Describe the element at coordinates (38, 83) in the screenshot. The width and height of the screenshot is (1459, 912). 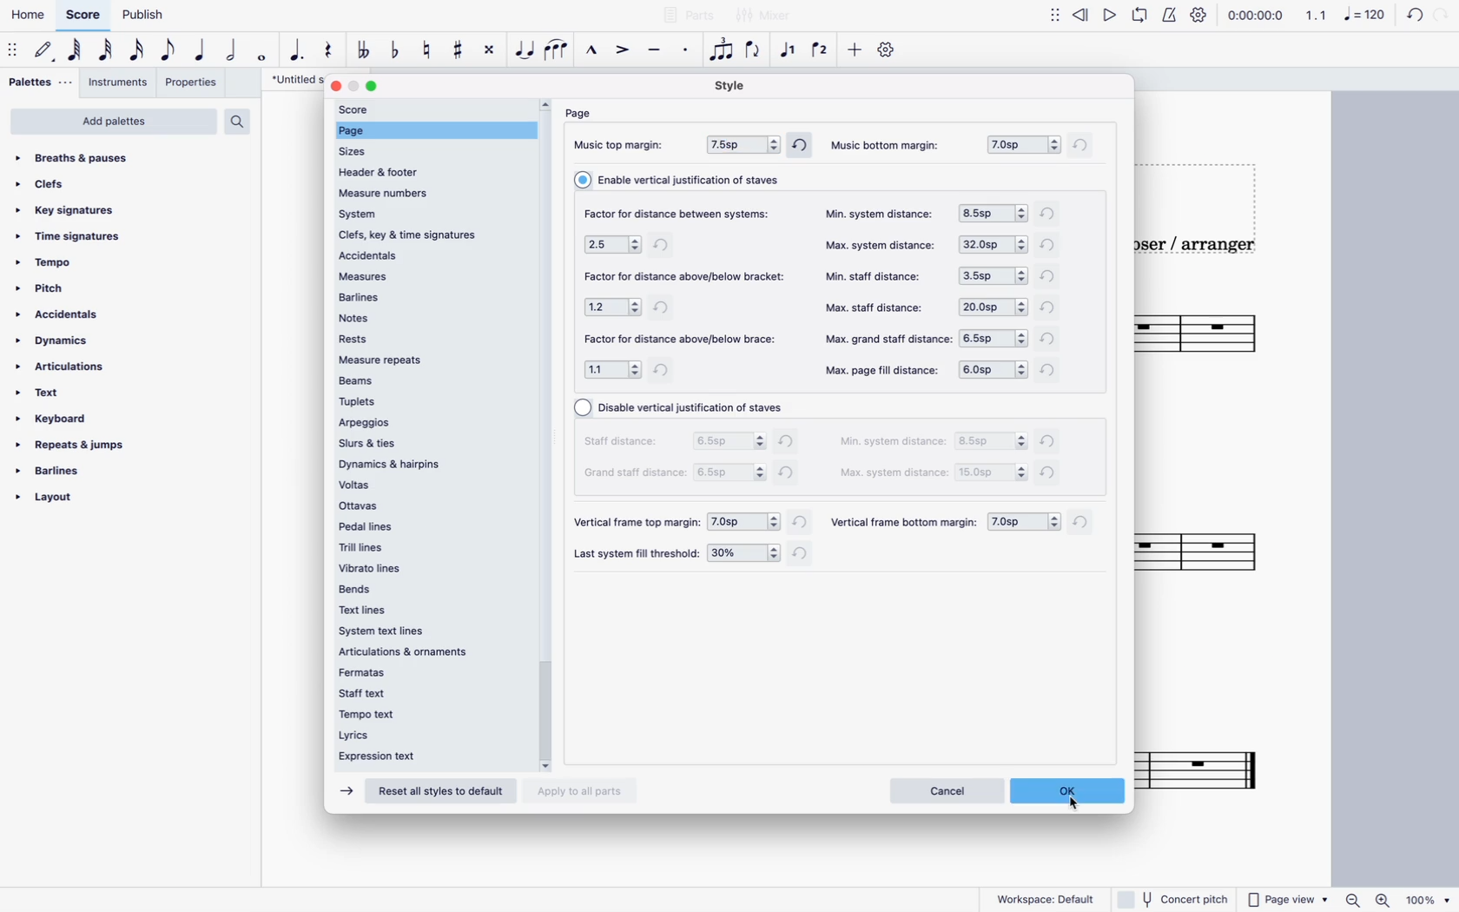
I see `palettes` at that location.